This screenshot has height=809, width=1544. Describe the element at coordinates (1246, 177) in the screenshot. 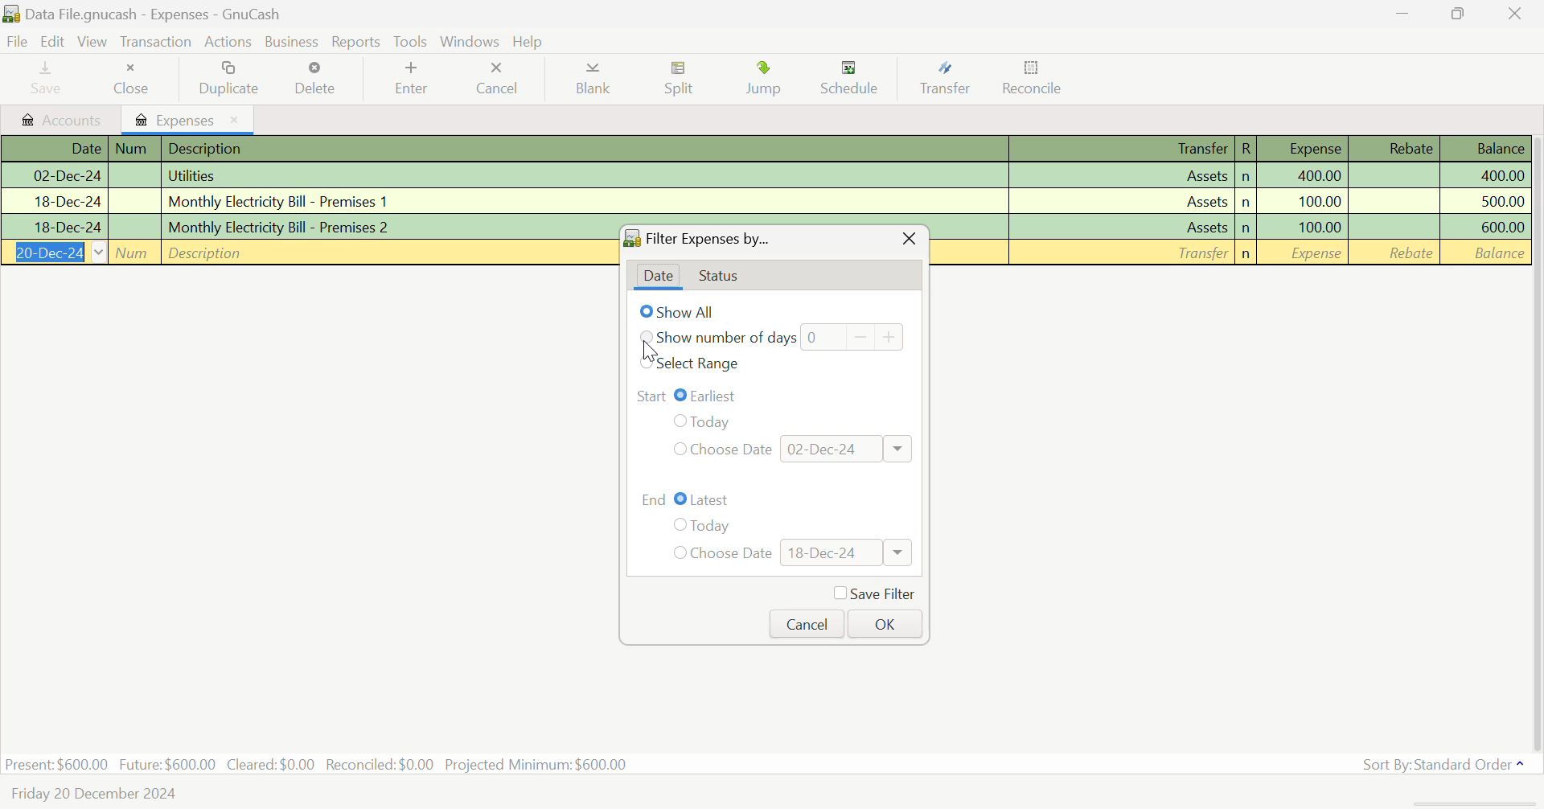

I see `n` at that location.